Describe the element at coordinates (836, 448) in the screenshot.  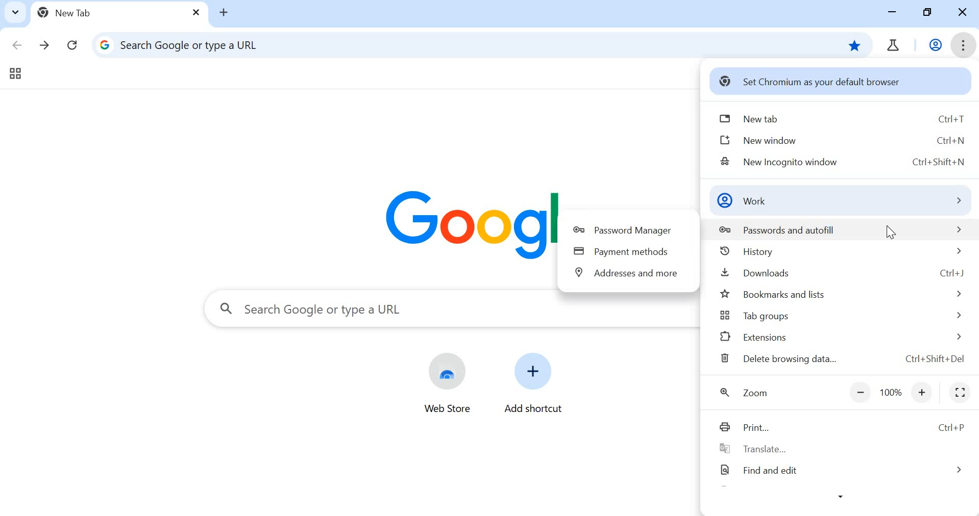
I see `translate` at that location.